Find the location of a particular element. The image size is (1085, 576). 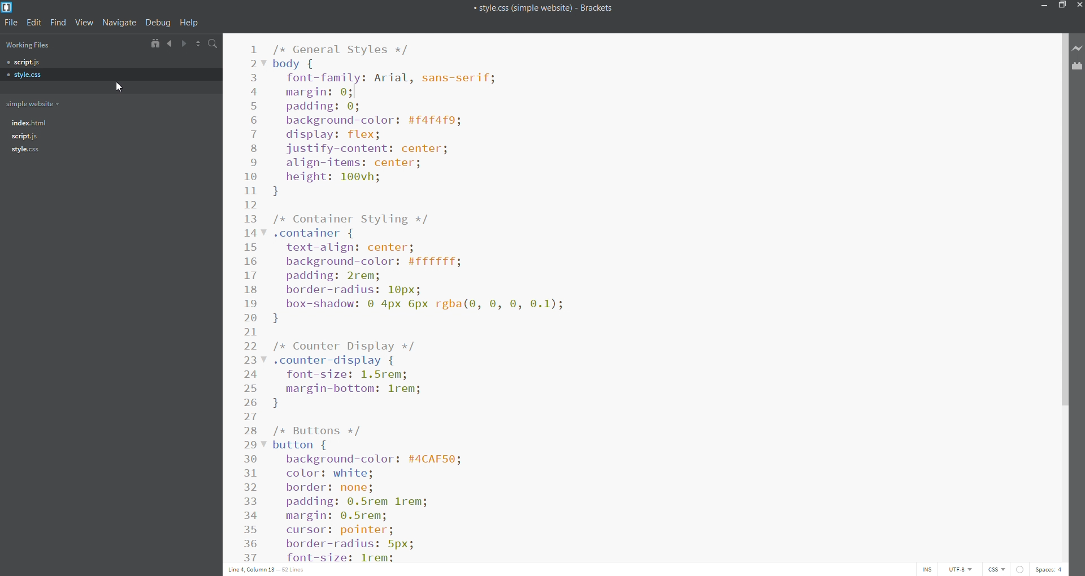

view is located at coordinates (85, 22).